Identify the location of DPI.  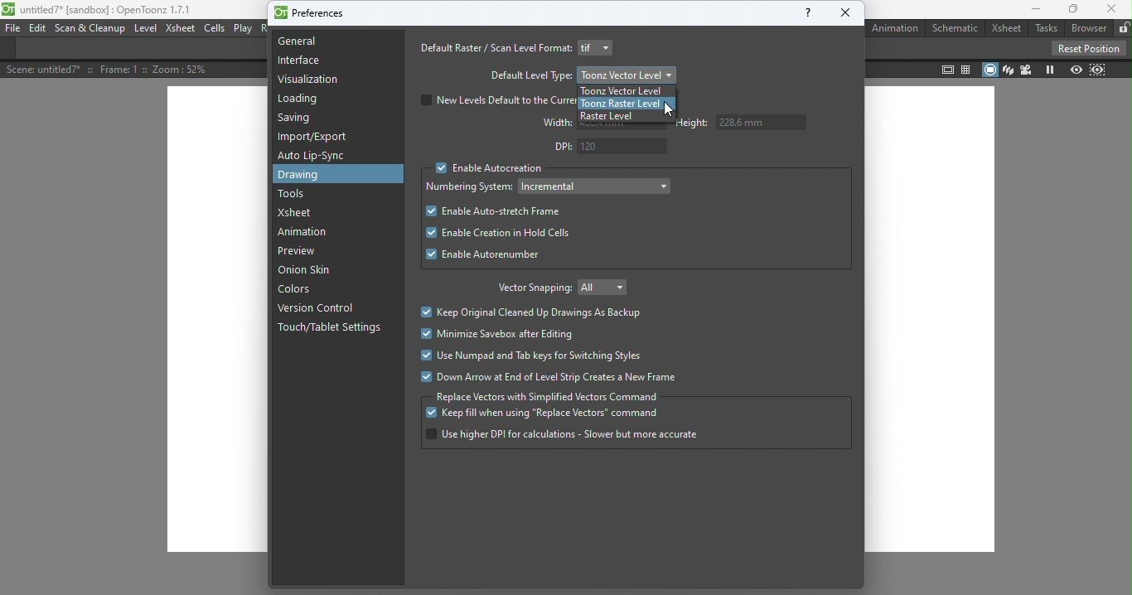
(608, 147).